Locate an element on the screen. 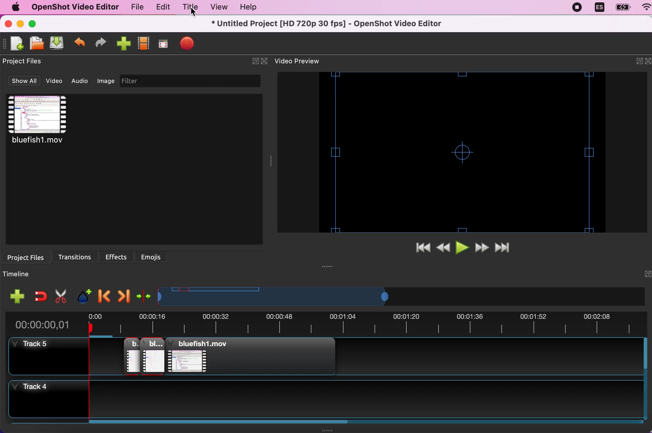 This screenshot has width=652, height=433. hide/expand is located at coordinates (644, 274).